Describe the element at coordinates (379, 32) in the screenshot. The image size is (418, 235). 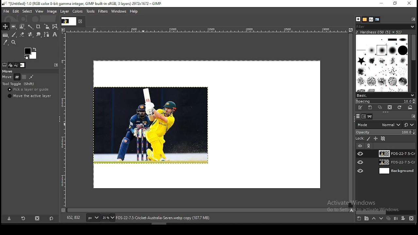
I see `text` at that location.